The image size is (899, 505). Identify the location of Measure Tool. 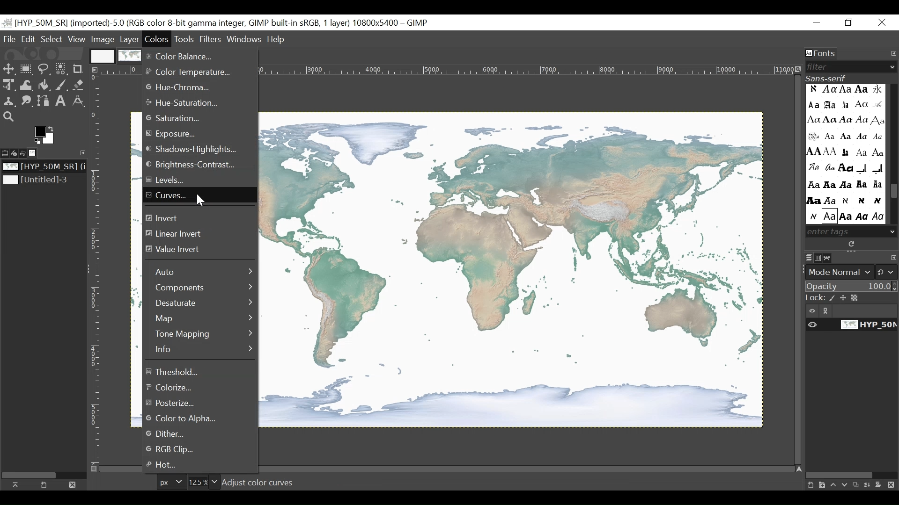
(78, 101).